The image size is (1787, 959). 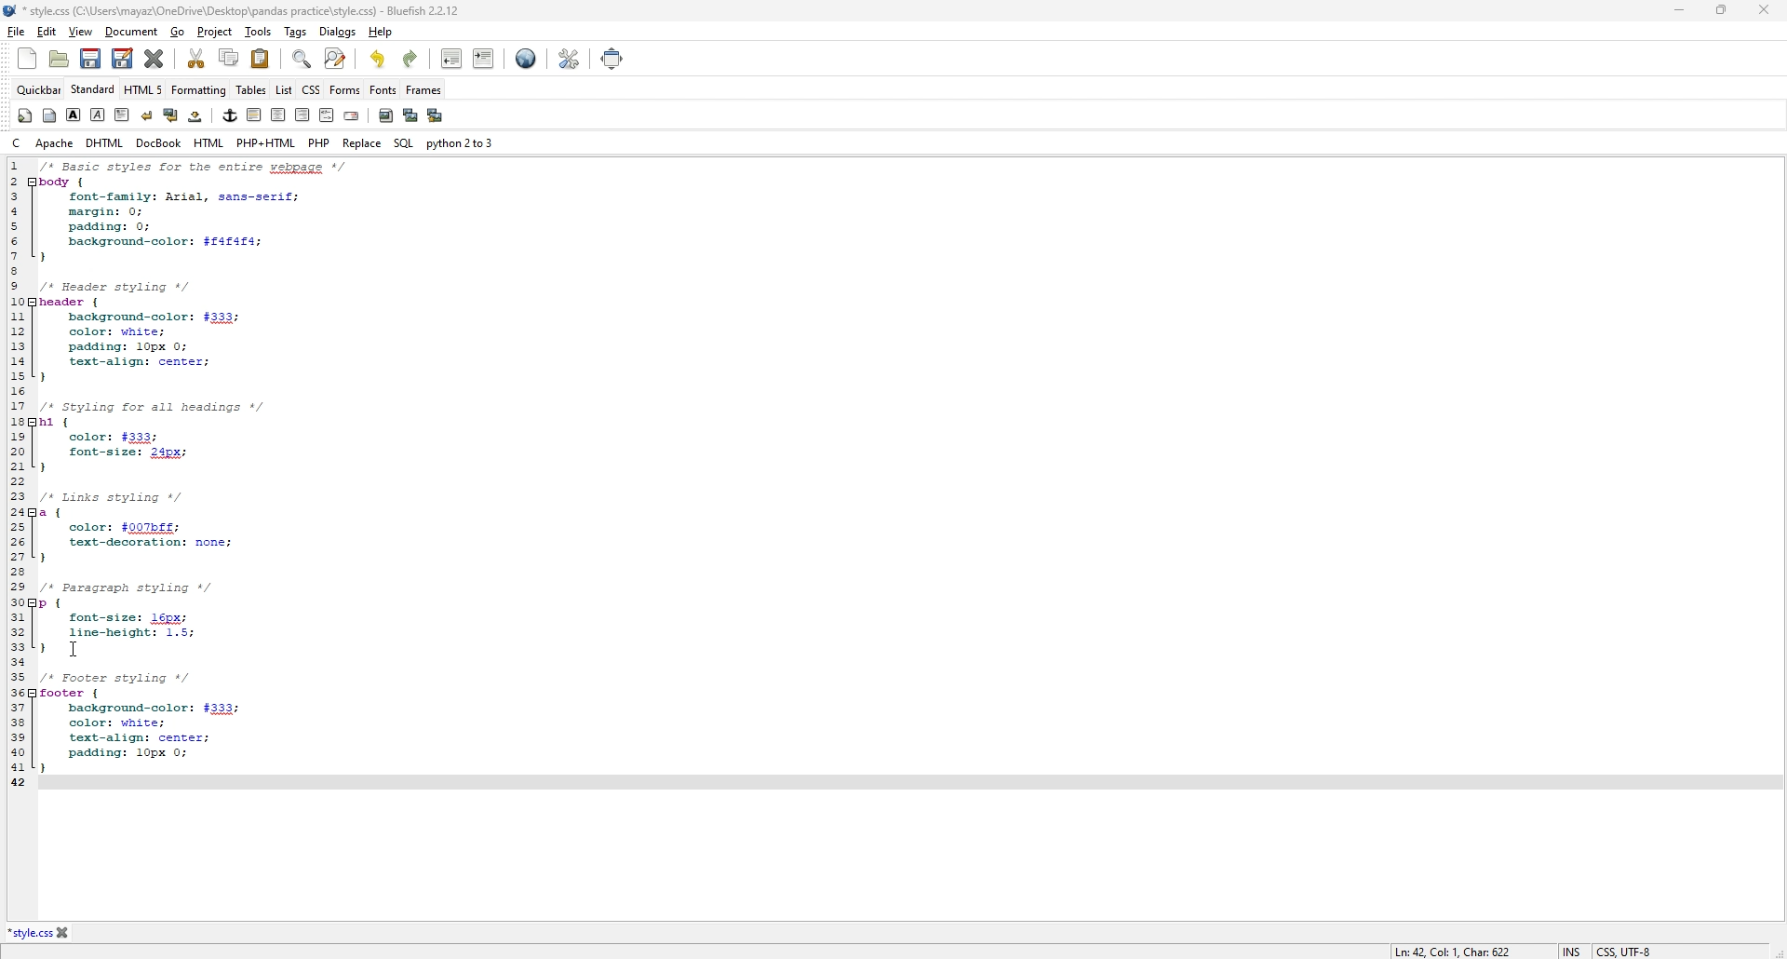 What do you see at coordinates (98, 115) in the screenshot?
I see `italic` at bounding box center [98, 115].